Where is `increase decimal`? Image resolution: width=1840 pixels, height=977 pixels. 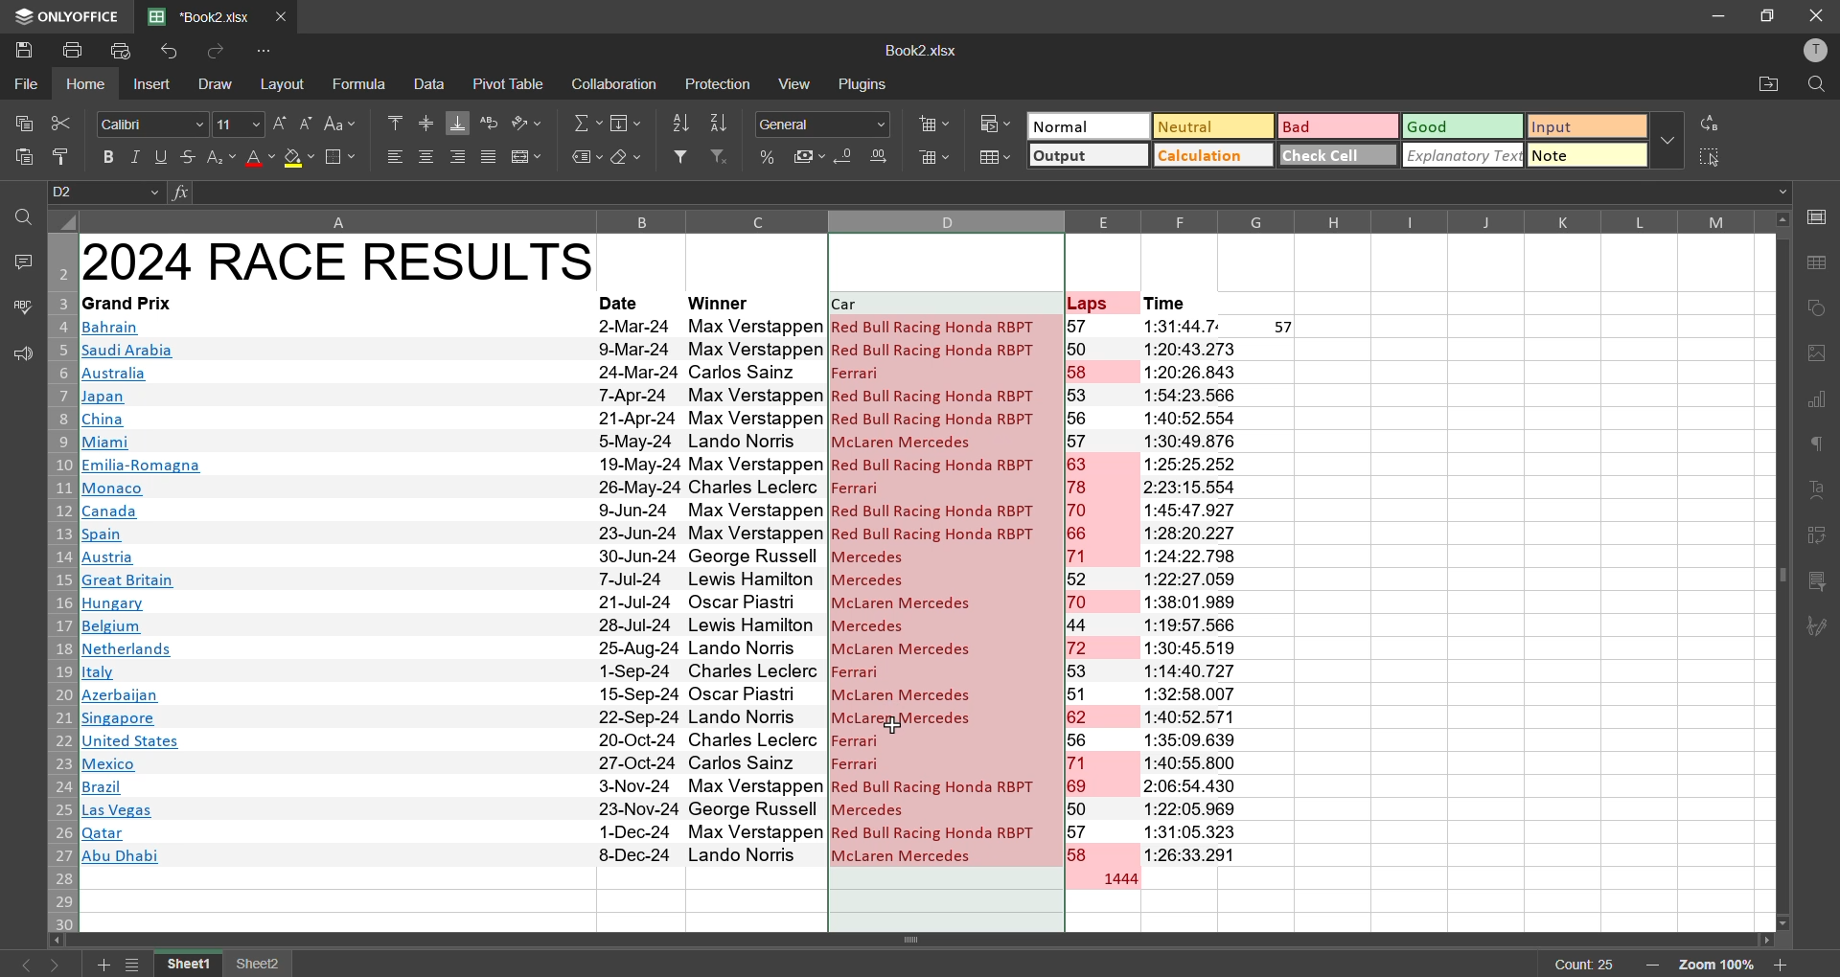 increase decimal is located at coordinates (882, 156).